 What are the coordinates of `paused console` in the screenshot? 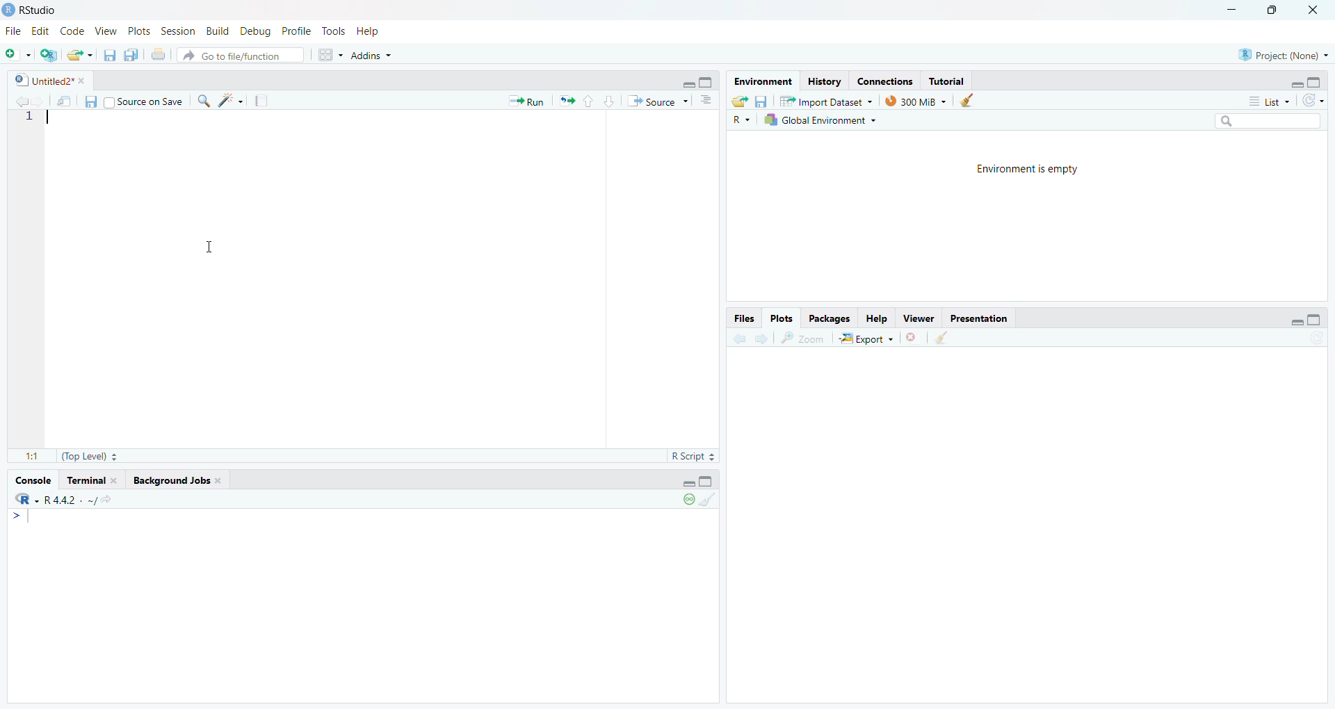 It's located at (688, 498).